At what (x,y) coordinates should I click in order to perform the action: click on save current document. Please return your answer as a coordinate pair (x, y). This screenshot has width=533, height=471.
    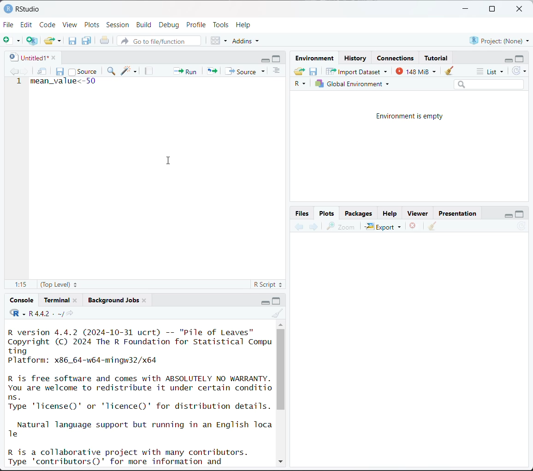
    Looking at the image, I should click on (72, 41).